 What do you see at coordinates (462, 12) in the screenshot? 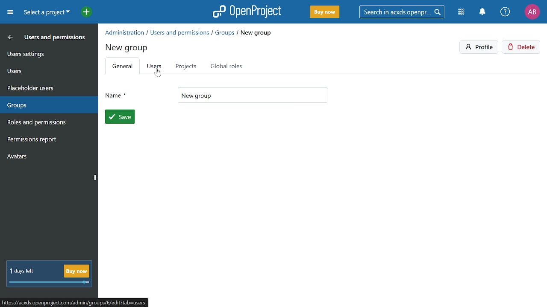
I see `Modules` at bounding box center [462, 12].